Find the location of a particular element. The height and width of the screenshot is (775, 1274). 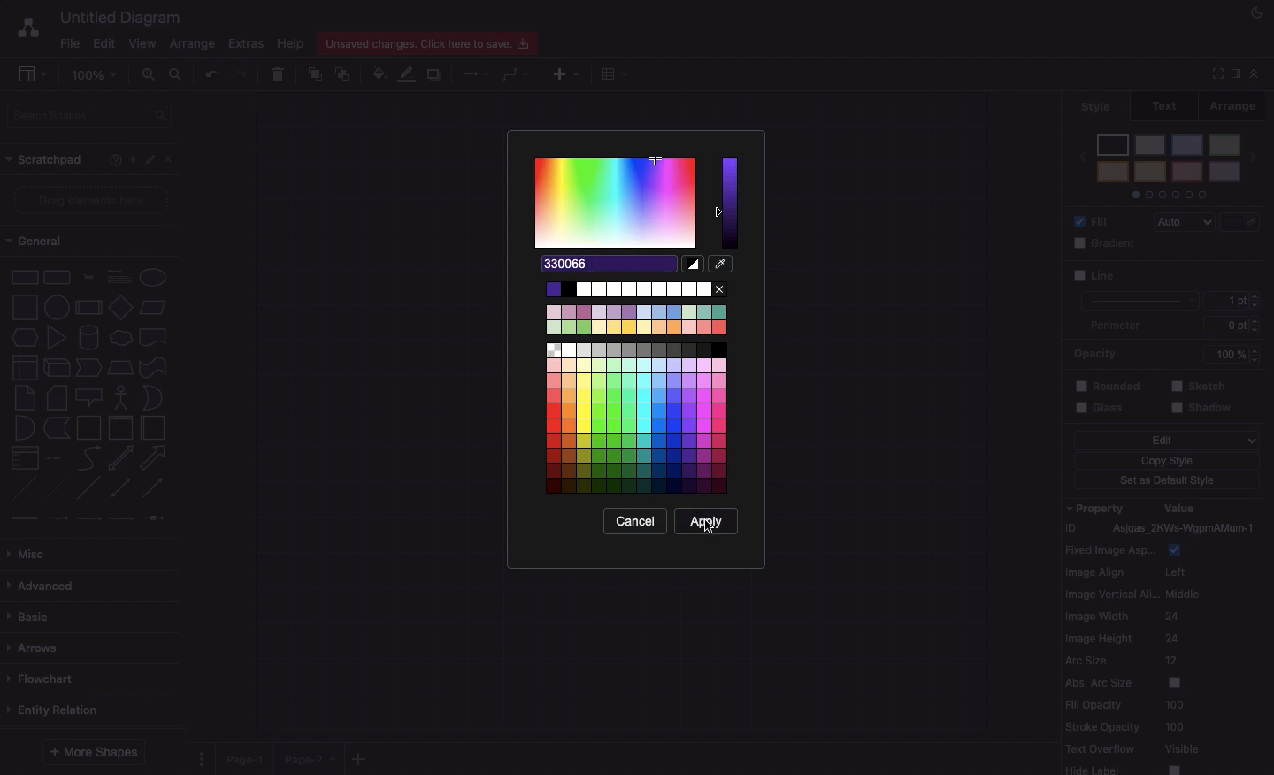

callout is located at coordinates (88, 397).